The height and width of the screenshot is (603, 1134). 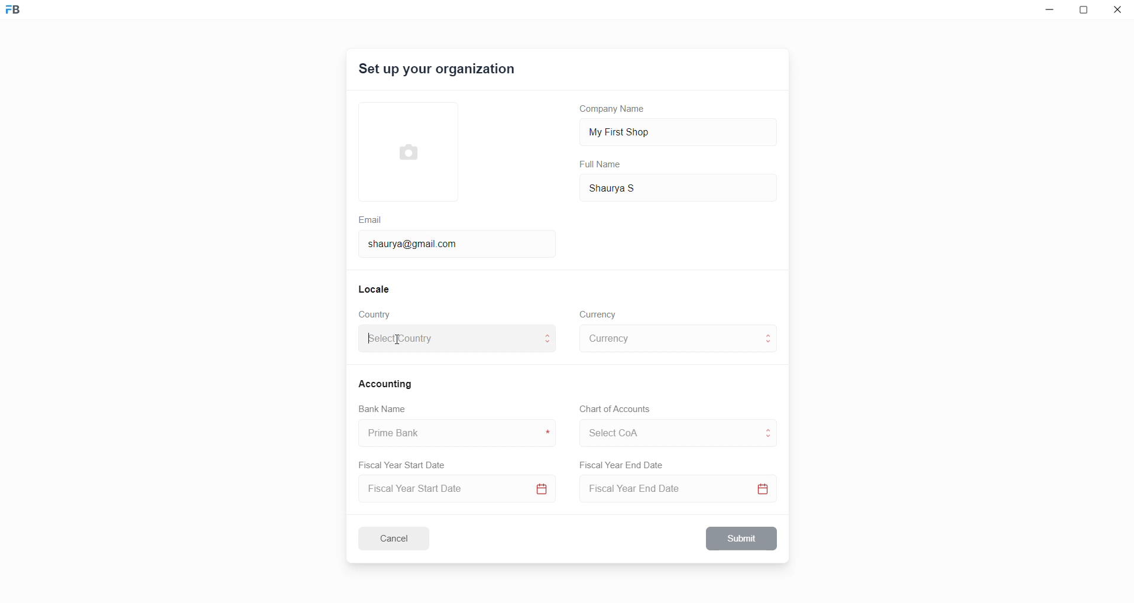 What do you see at coordinates (668, 338) in the screenshot?
I see `select currency` at bounding box center [668, 338].